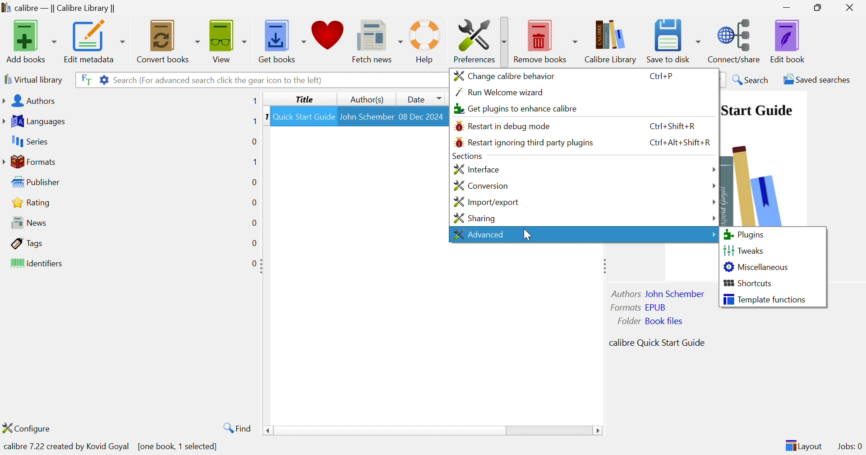 Image resolution: width=866 pixels, height=455 pixels. Describe the element at coordinates (28, 243) in the screenshot. I see `Tags` at that location.